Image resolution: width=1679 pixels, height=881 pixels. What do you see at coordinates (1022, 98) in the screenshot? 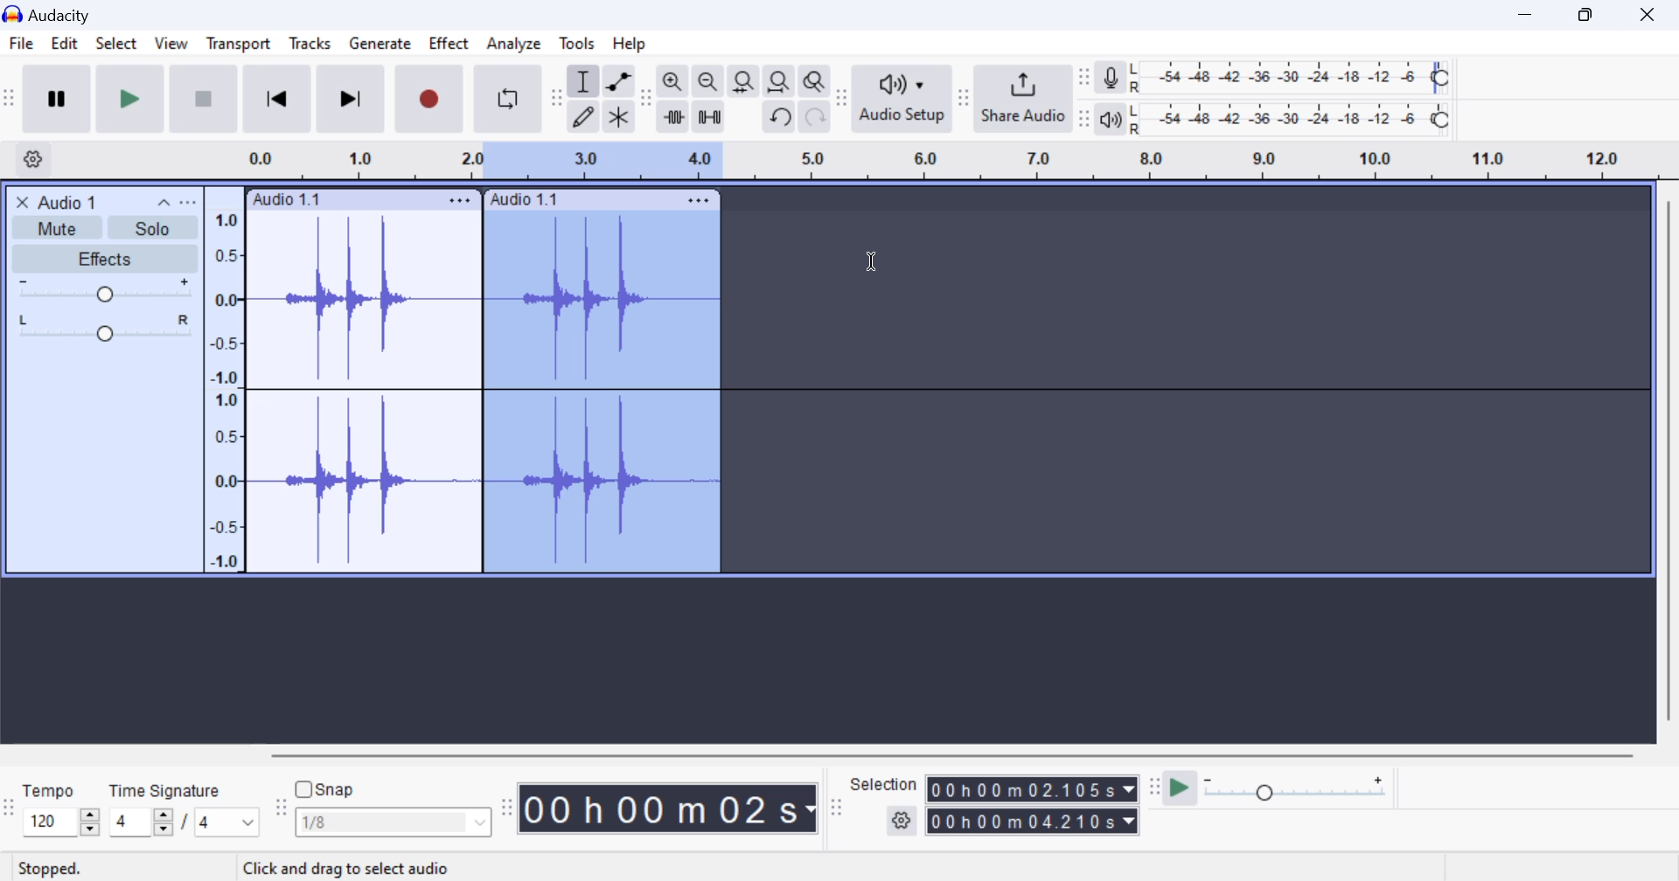
I see `Share Audio` at bounding box center [1022, 98].